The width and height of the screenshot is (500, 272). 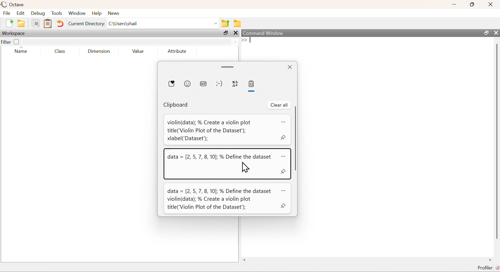 I want to click on octave, so click(x=18, y=5).